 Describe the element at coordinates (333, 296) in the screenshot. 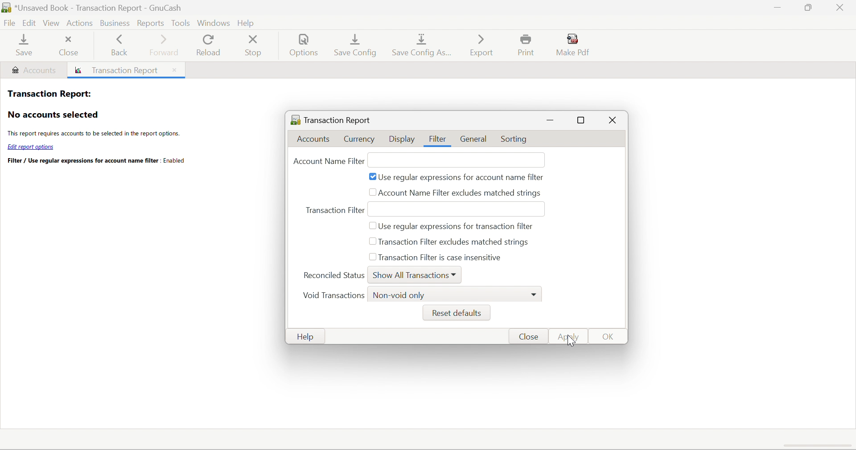

I see `Void Transactions` at that location.